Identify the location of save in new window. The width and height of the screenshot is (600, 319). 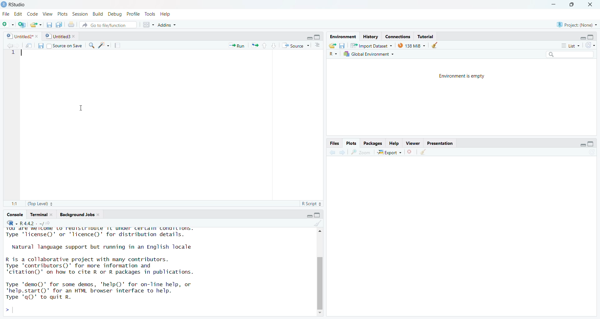
(27, 44).